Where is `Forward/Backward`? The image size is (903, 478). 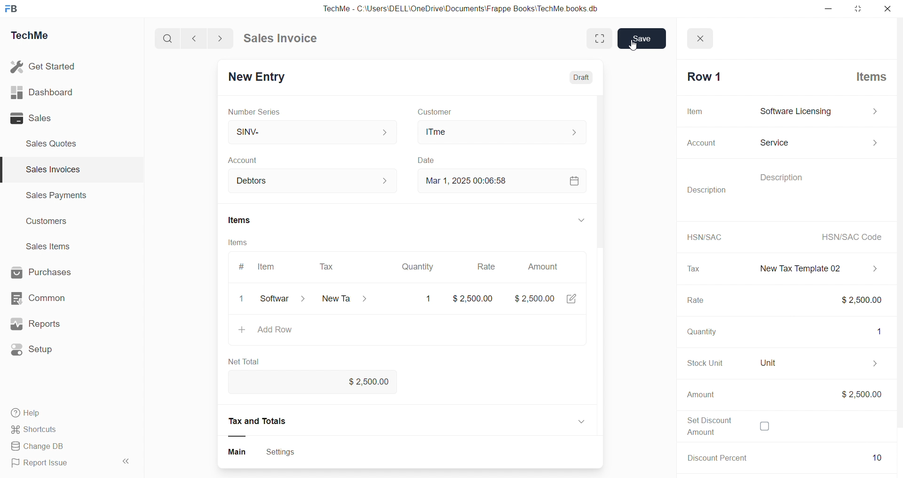
Forward/Backward is located at coordinates (208, 38).